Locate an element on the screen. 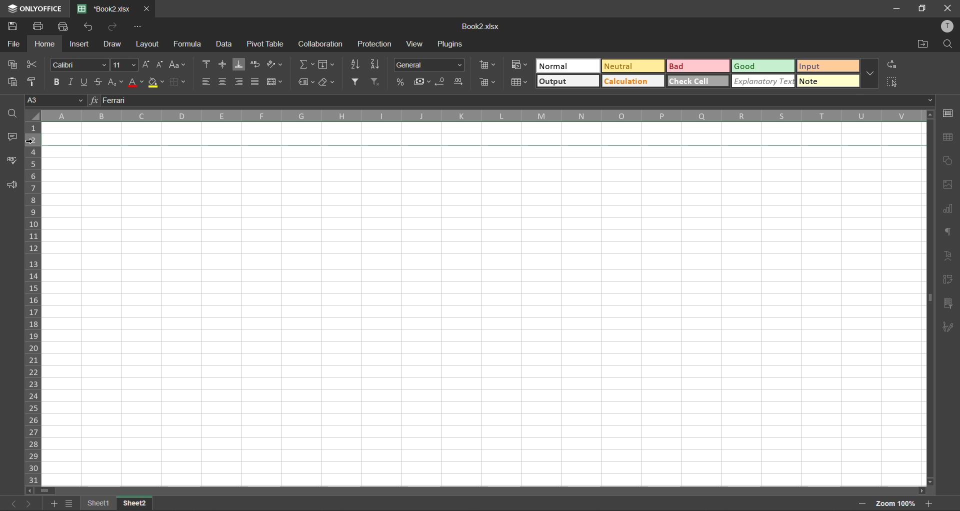  previous is located at coordinates (11, 502).